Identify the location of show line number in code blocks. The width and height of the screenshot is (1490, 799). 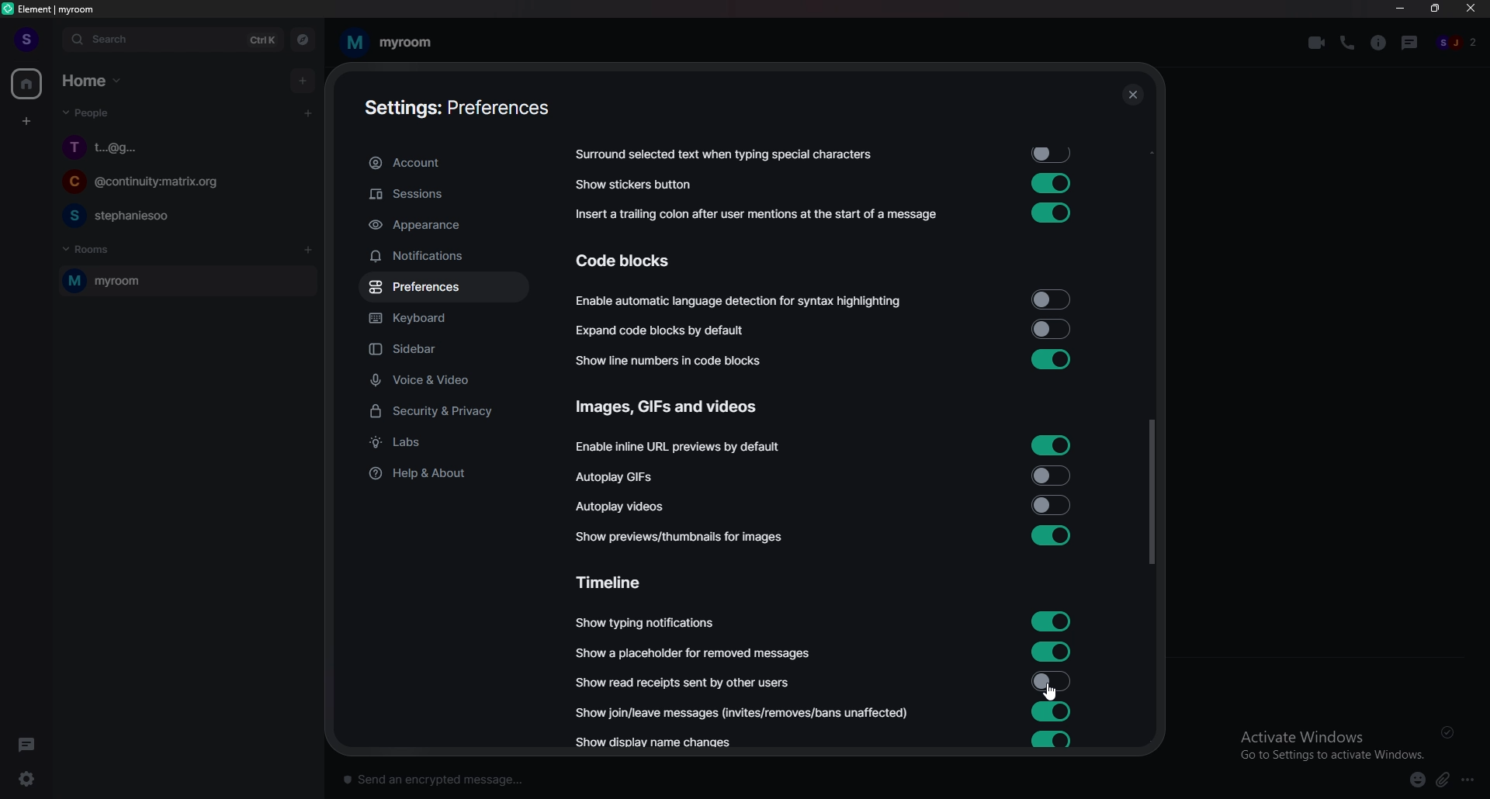
(677, 360).